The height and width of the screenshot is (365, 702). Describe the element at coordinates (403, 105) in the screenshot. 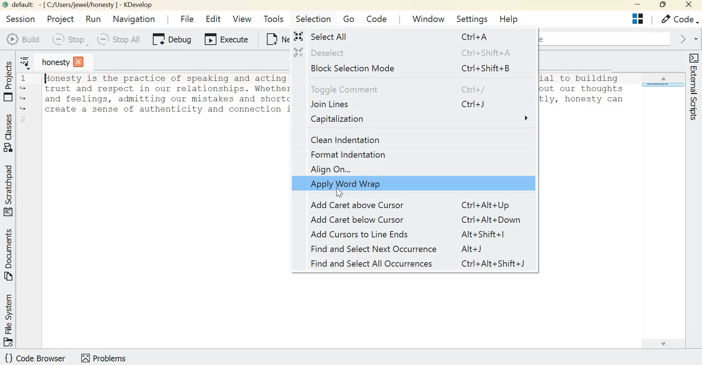

I see `Join lines` at that location.